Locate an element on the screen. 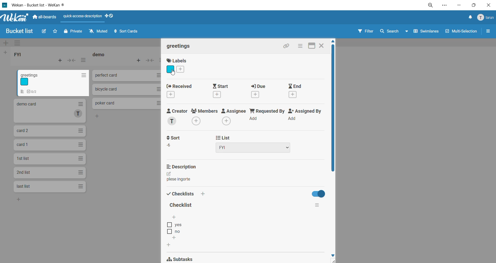 The image size is (496, 263). greetings is located at coordinates (180, 46).